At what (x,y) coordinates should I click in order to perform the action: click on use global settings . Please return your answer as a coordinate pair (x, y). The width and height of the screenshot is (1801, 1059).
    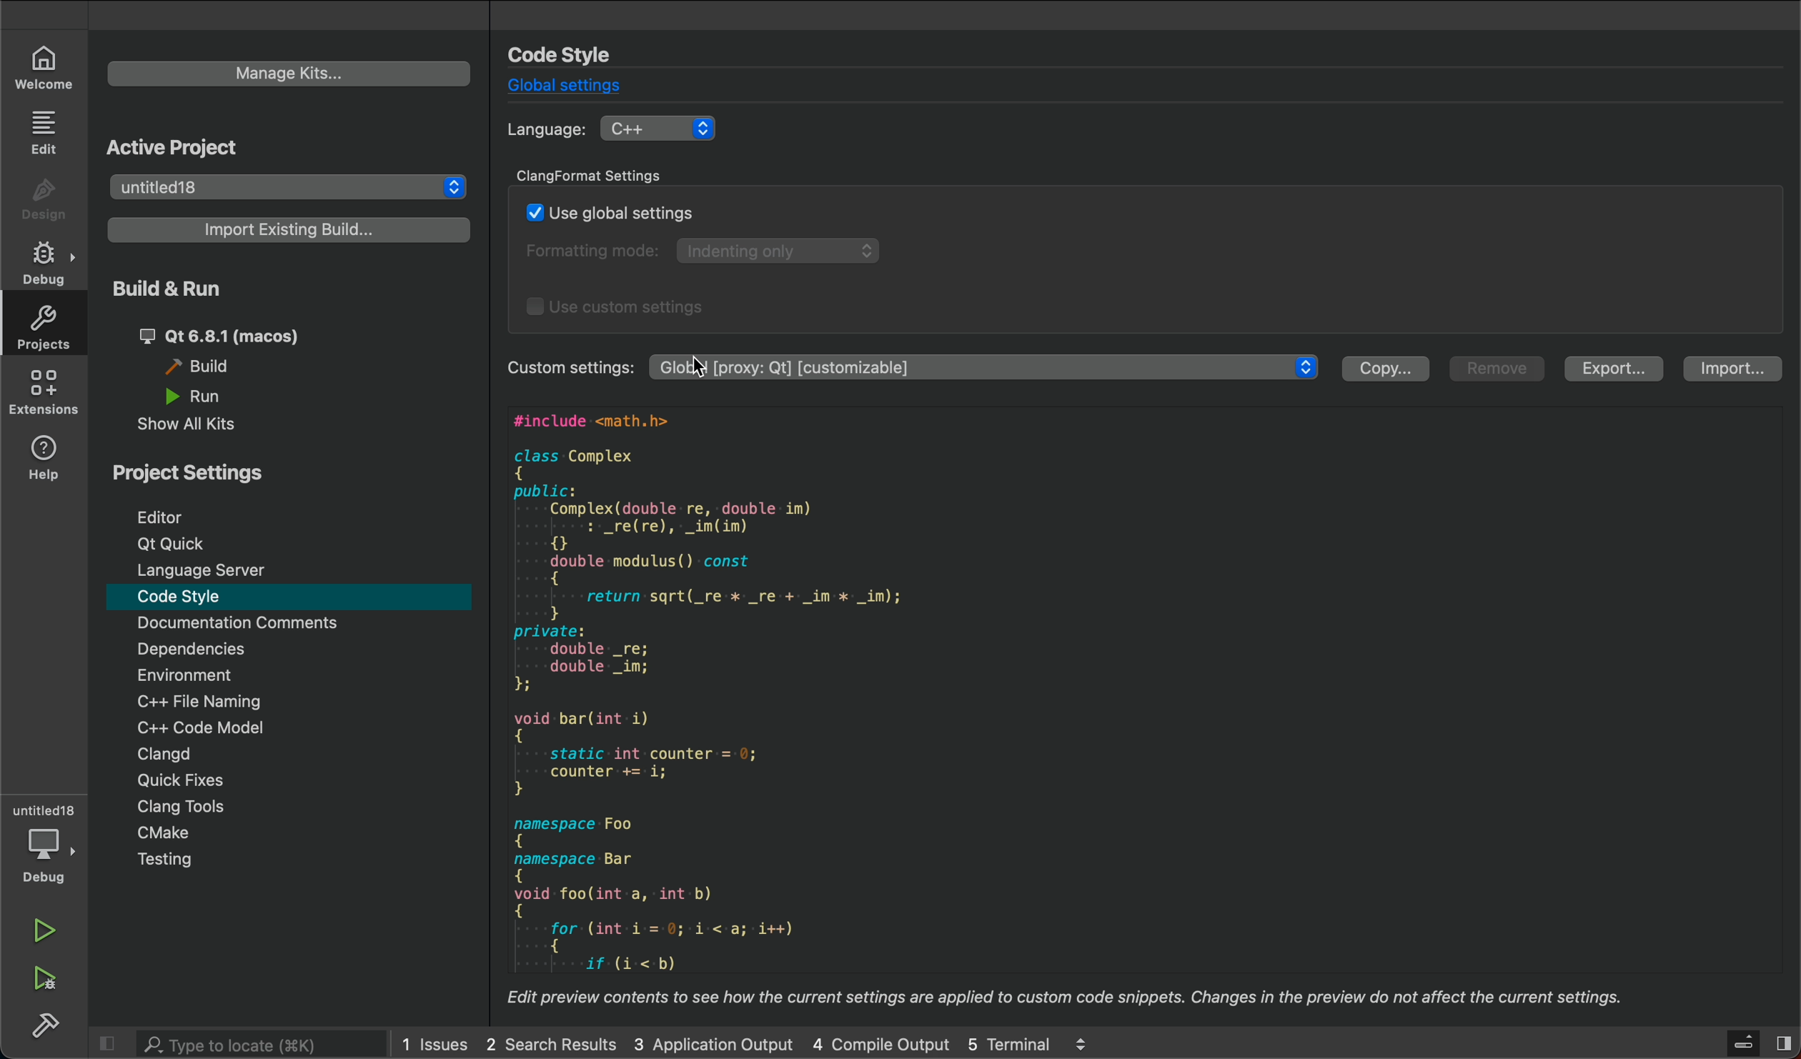
    Looking at the image, I should click on (612, 209).